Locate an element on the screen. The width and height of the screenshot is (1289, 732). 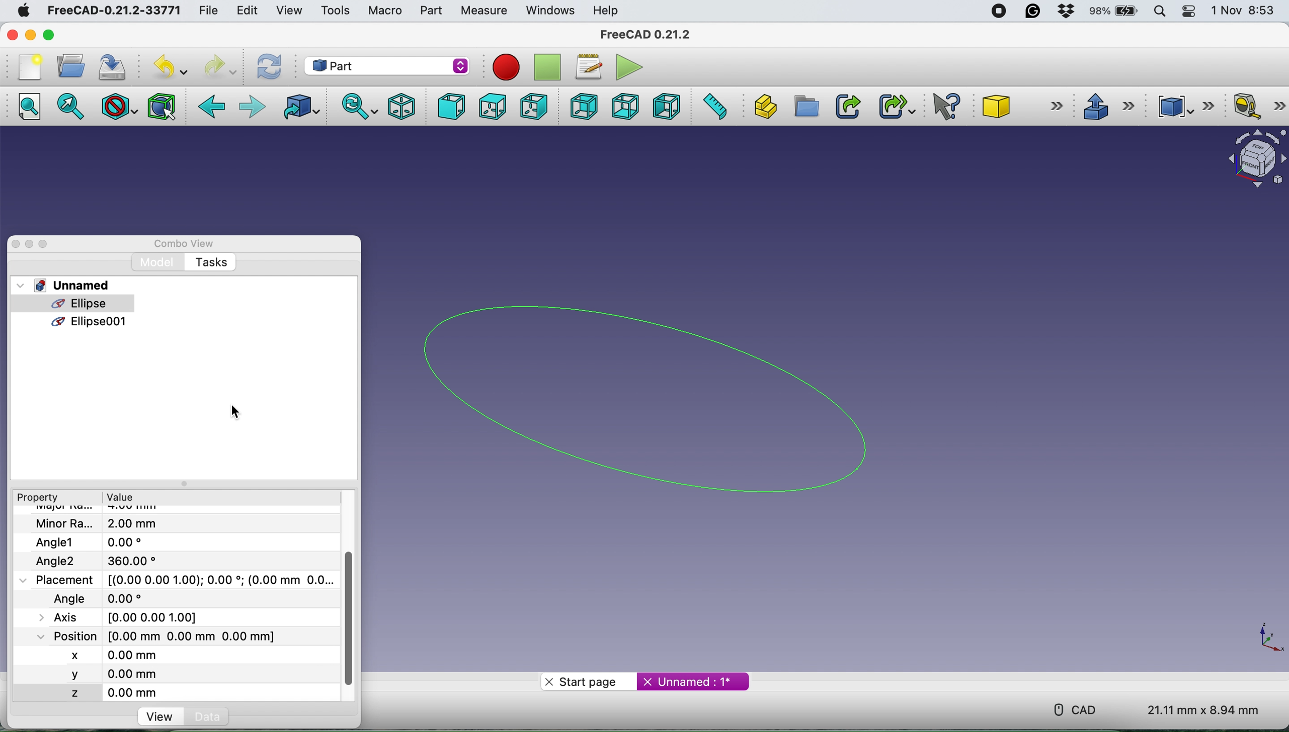
redo is located at coordinates (222, 66).